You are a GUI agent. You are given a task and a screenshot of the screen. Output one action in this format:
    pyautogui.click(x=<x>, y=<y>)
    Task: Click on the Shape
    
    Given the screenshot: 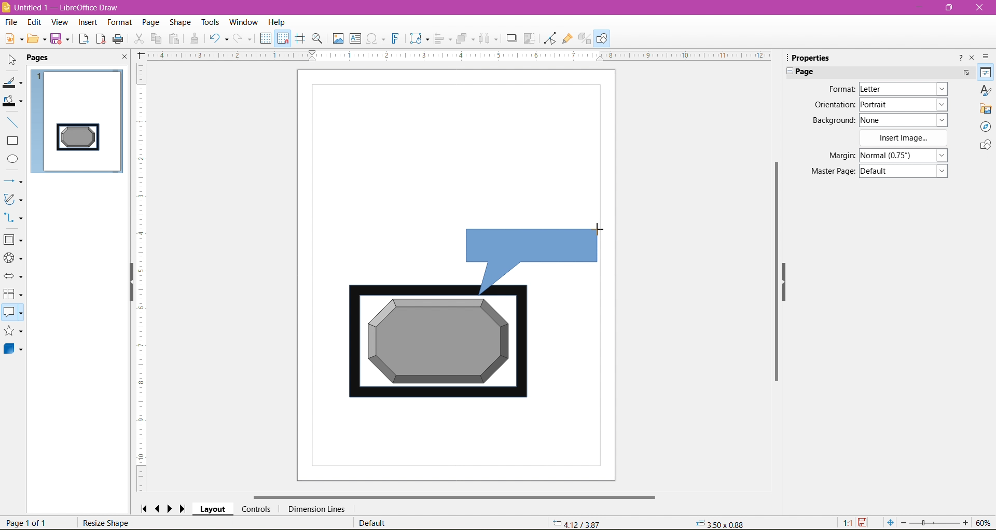 What is the action you would take?
    pyautogui.click(x=180, y=22)
    